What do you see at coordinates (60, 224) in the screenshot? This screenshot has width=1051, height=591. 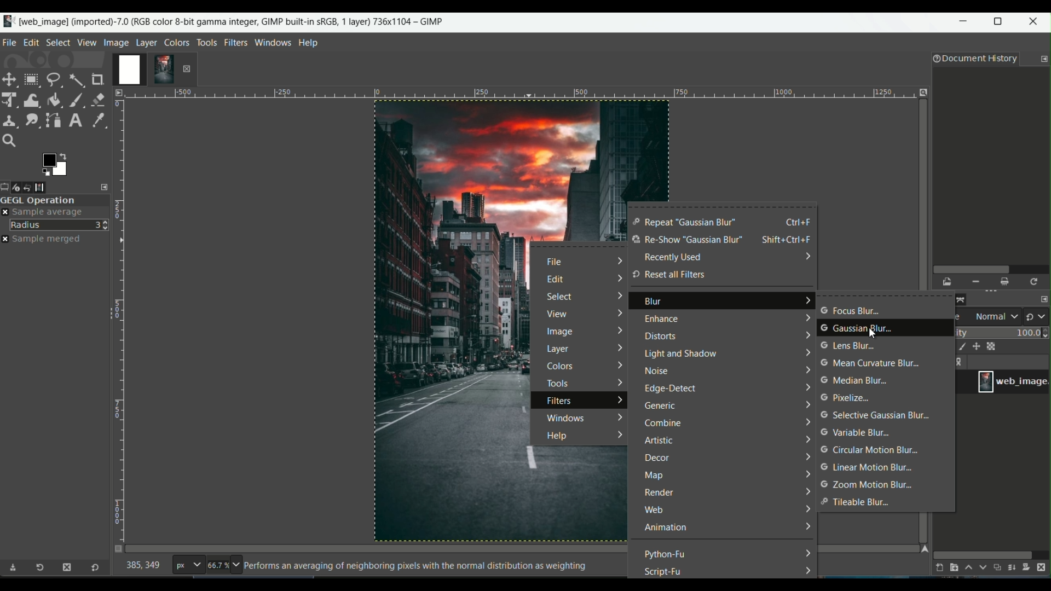 I see `color picker average radius` at bounding box center [60, 224].